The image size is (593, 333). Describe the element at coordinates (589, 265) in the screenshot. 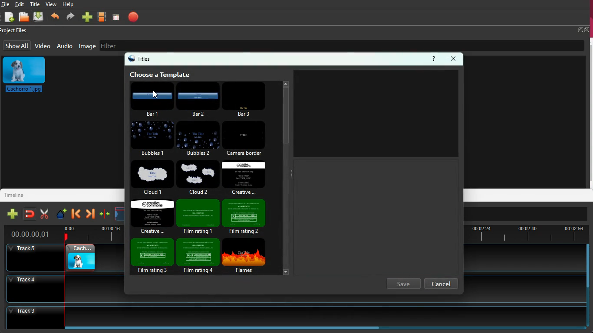

I see `vertical scroll bar` at that location.